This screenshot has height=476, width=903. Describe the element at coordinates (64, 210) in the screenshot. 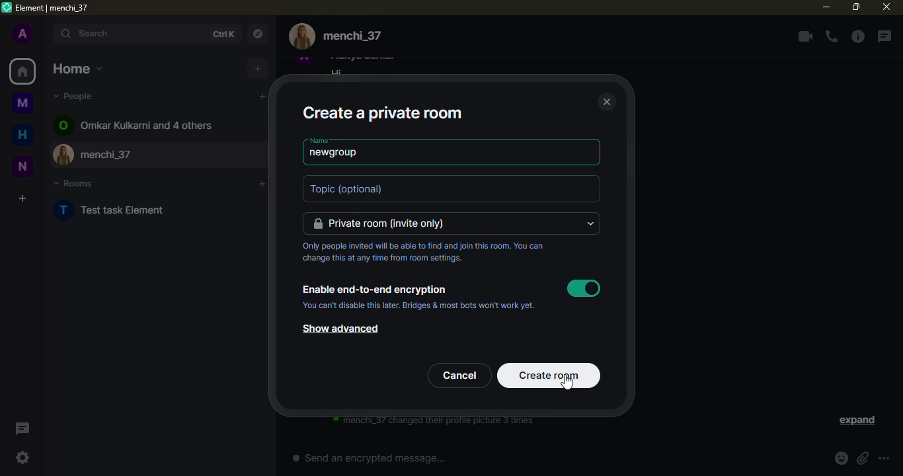

I see `Profile initial` at that location.